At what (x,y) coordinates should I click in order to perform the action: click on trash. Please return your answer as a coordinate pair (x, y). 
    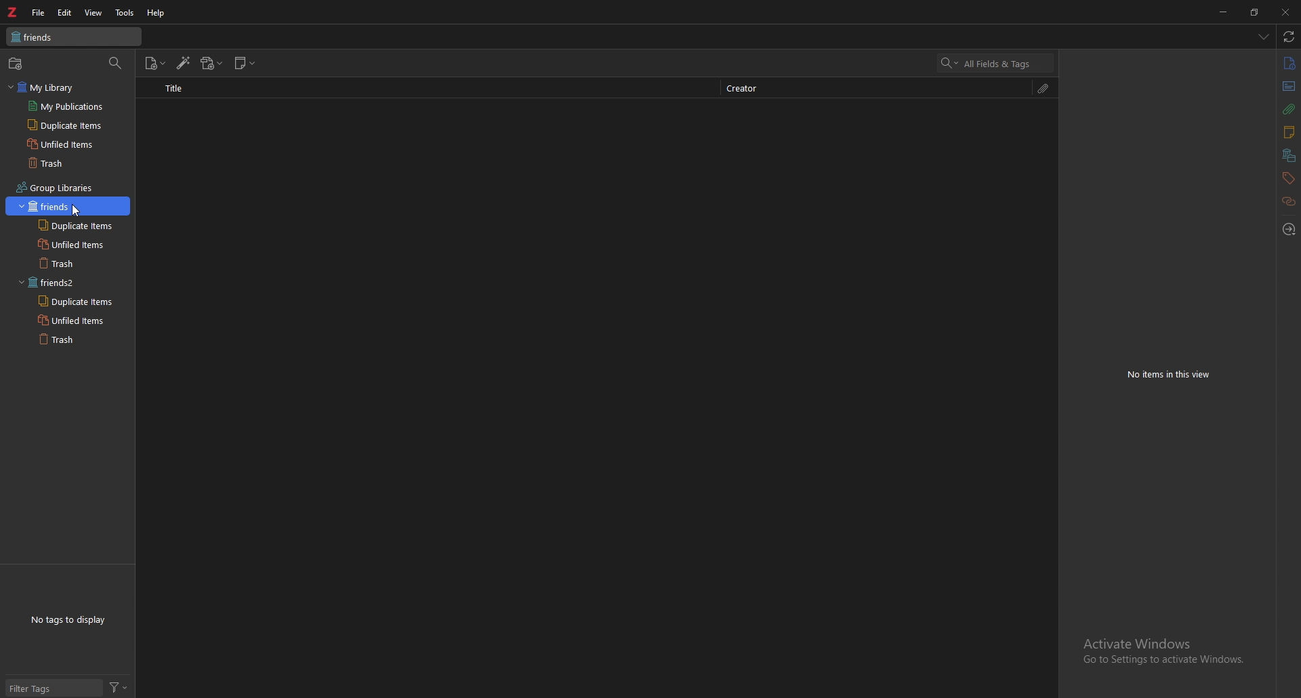
    Looking at the image, I should click on (71, 163).